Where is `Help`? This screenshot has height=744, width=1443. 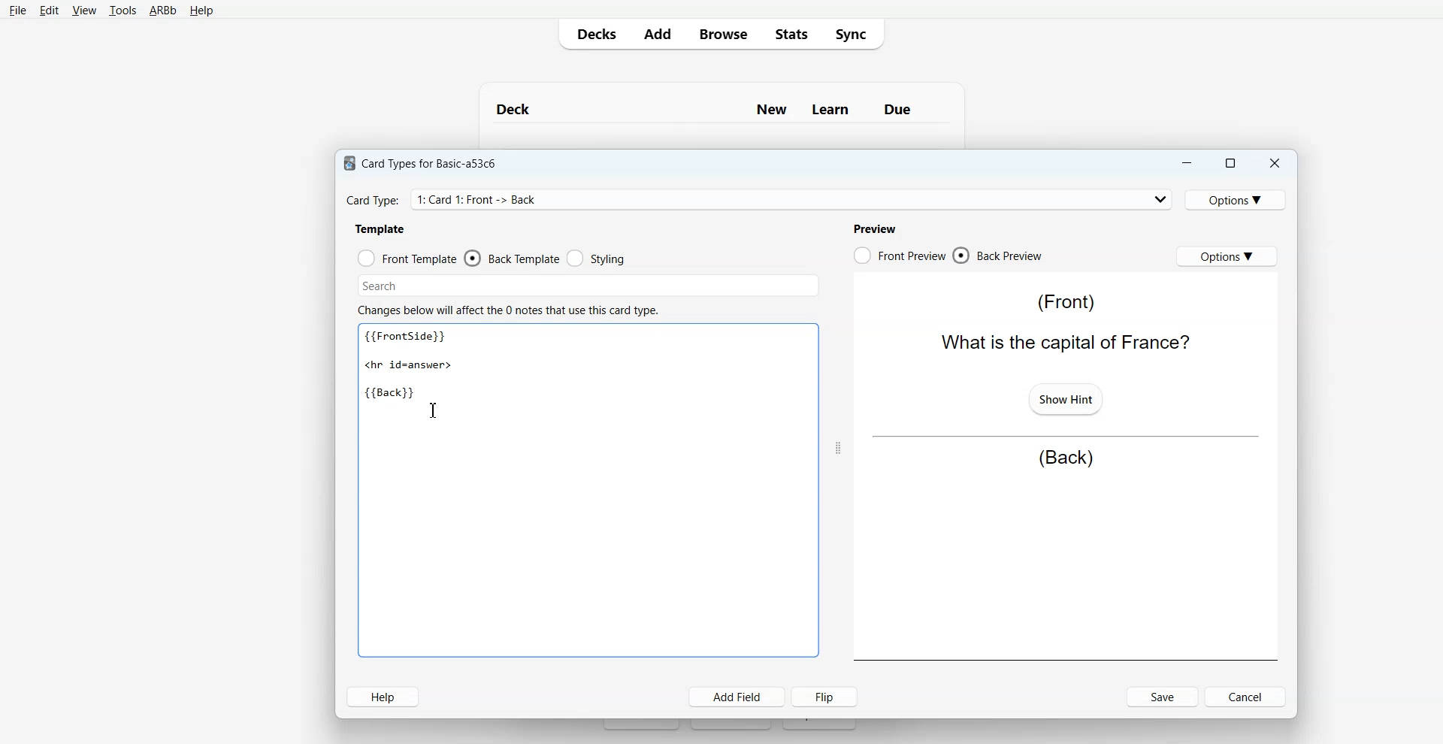 Help is located at coordinates (201, 11).